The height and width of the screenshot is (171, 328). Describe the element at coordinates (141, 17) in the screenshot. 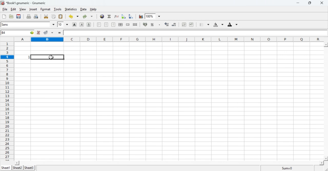

I see `Charts` at that location.